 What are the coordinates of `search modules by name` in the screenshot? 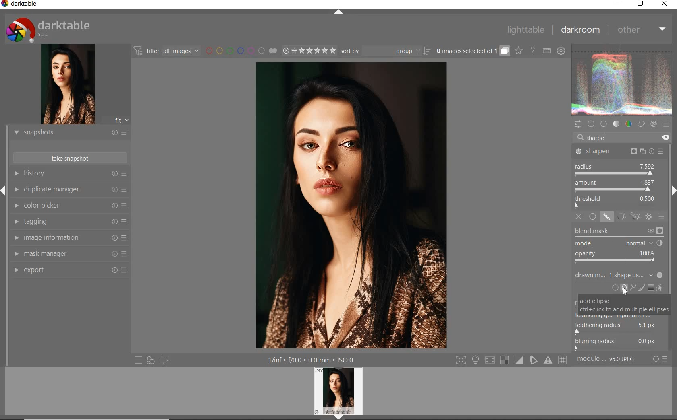 It's located at (622, 137).